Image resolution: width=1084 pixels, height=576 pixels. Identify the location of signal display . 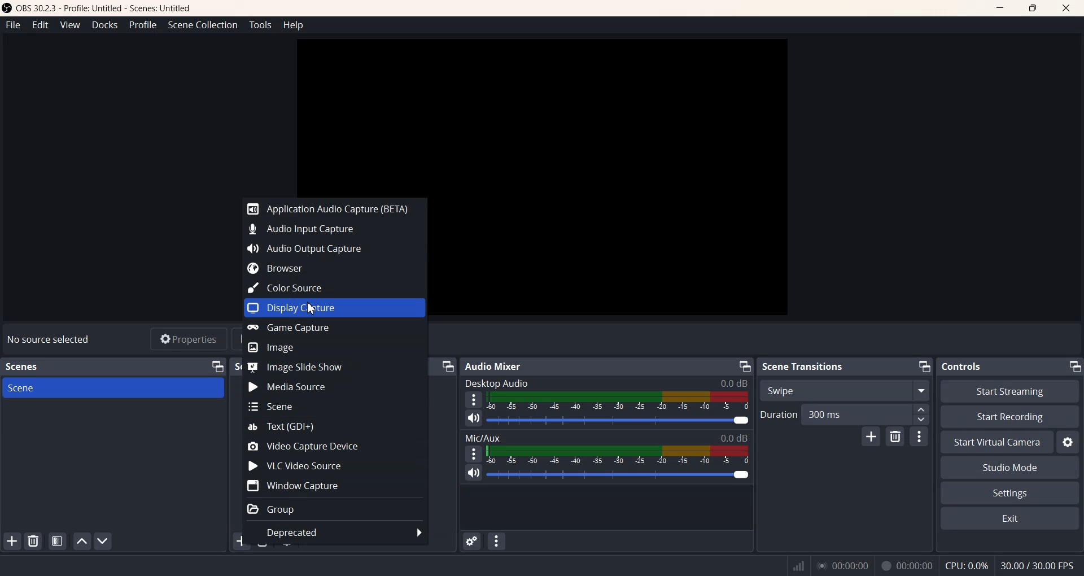
(799, 568).